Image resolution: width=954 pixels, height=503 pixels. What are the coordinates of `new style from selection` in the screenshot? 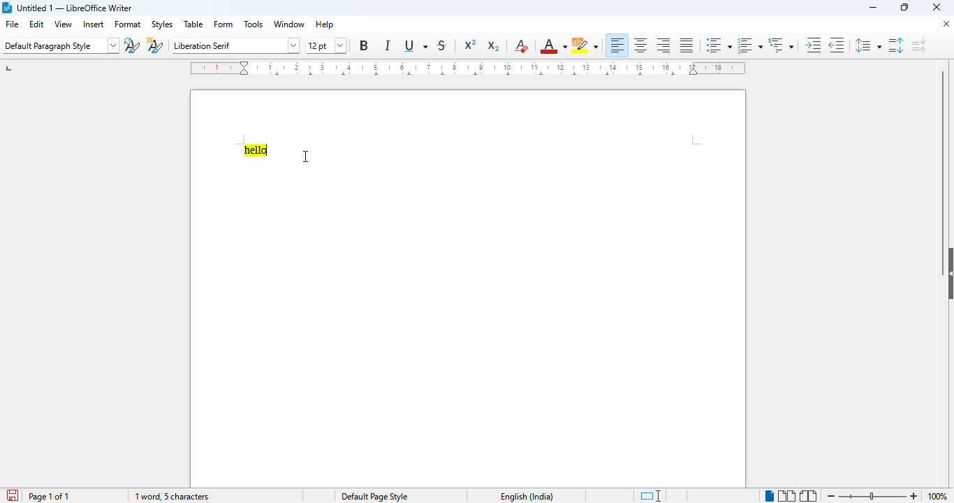 It's located at (154, 45).